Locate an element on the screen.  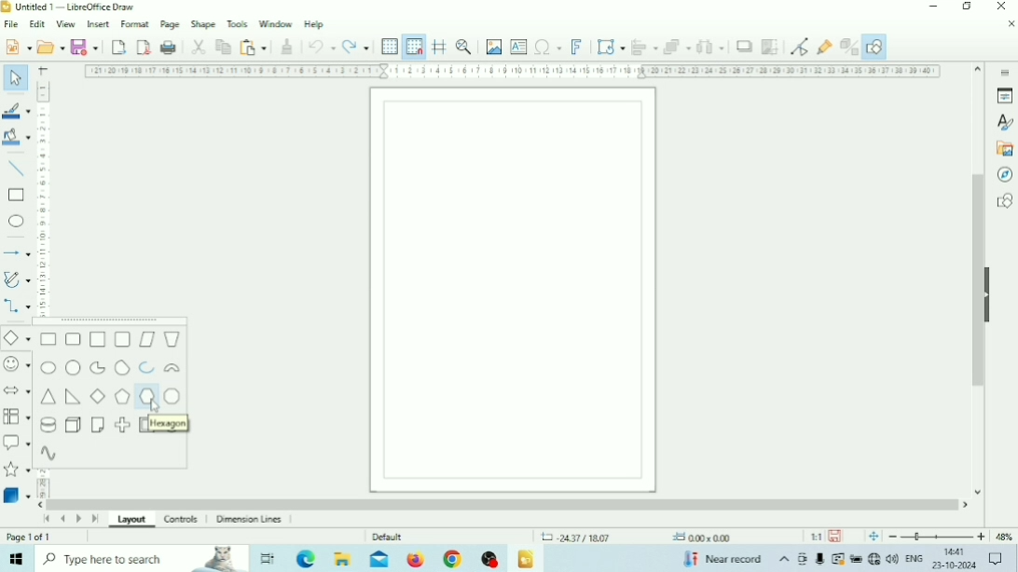
Google Chrome is located at coordinates (451, 559).